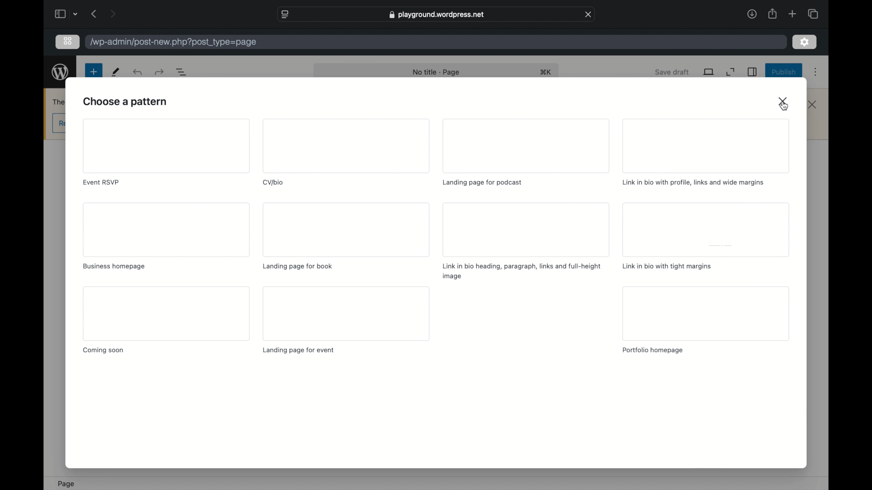 The height and width of the screenshot is (490, 872). What do you see at coordinates (814, 104) in the screenshot?
I see `close` at bounding box center [814, 104].